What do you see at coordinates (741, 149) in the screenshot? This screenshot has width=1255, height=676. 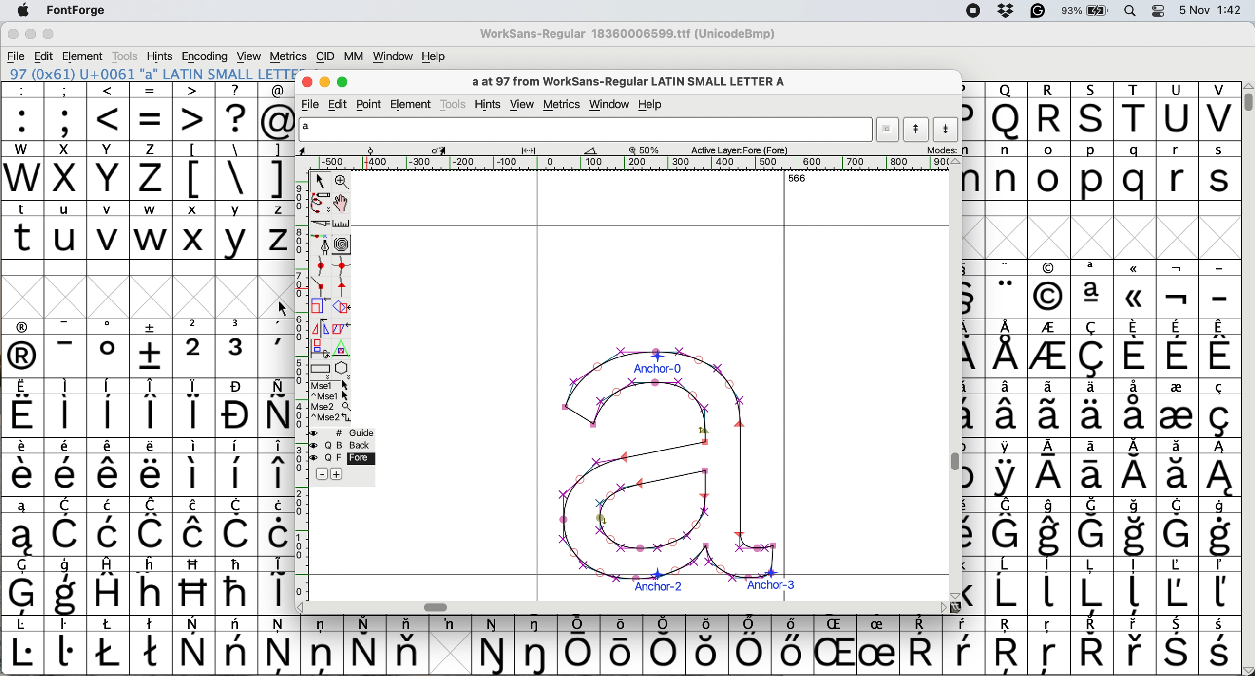 I see `active layer` at bounding box center [741, 149].